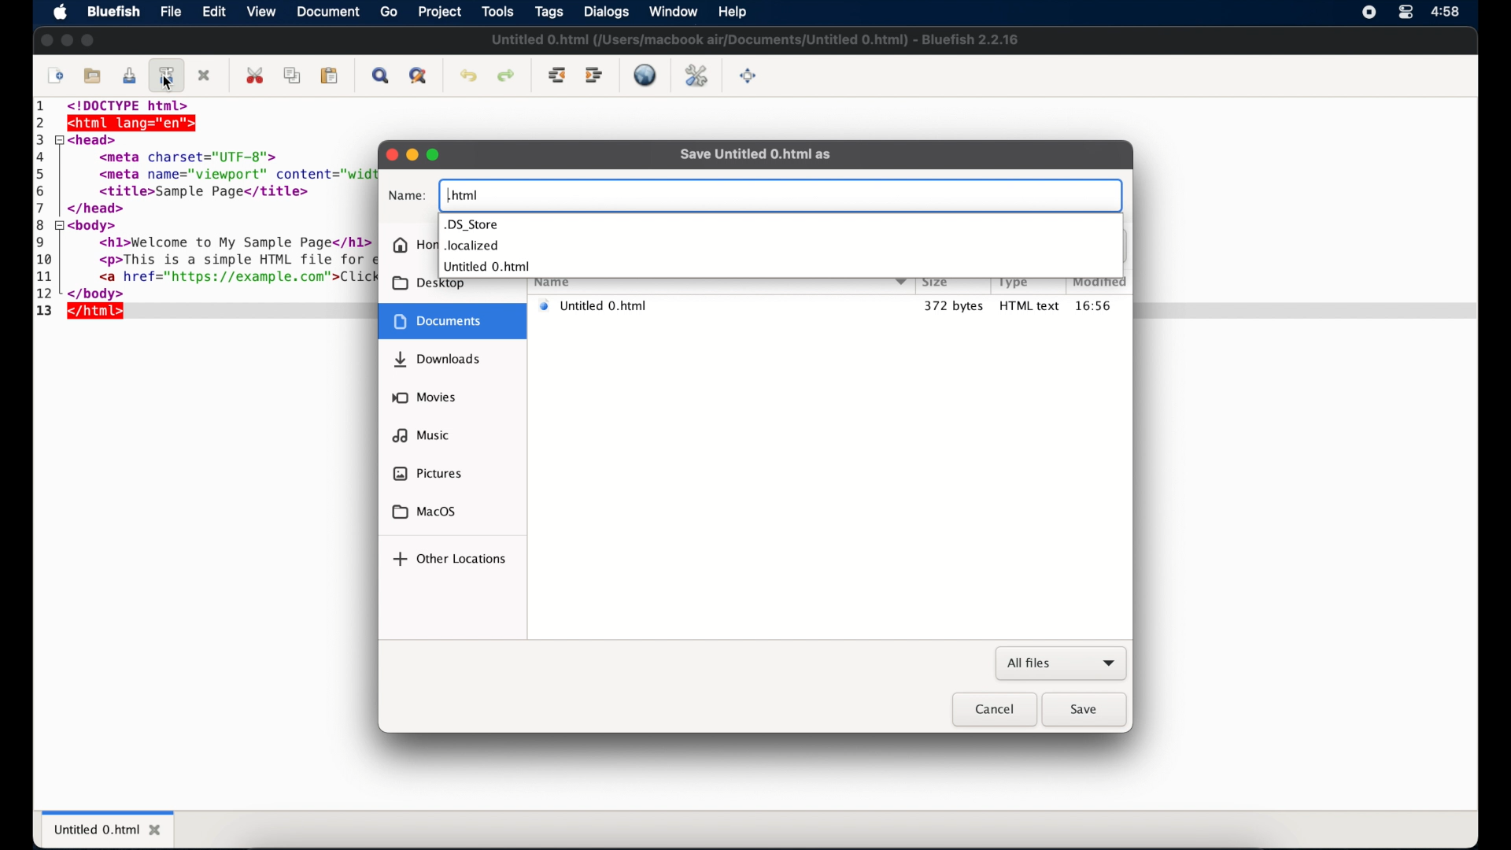 This screenshot has width=1511, height=850. What do you see at coordinates (196, 192) in the screenshot?
I see `<title>Sample Page</title>` at bounding box center [196, 192].